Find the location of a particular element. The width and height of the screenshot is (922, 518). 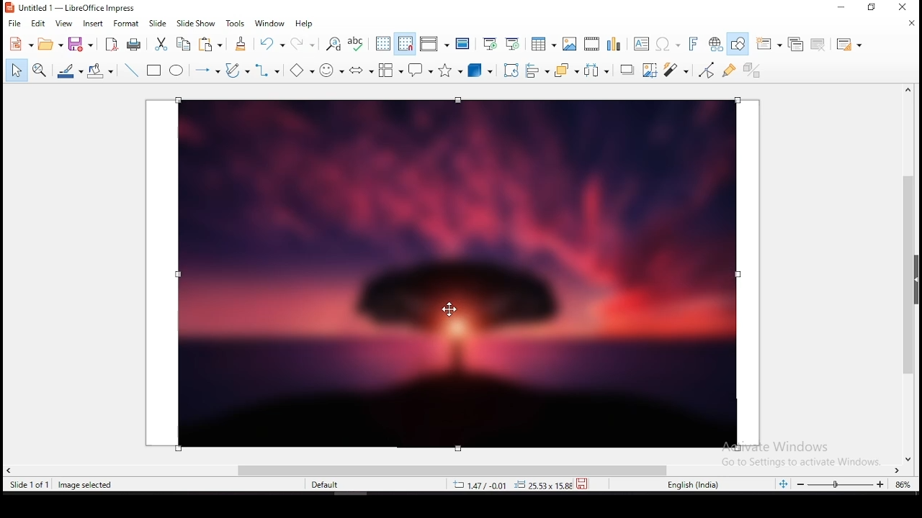

0.00x0.00 is located at coordinates (540, 485).